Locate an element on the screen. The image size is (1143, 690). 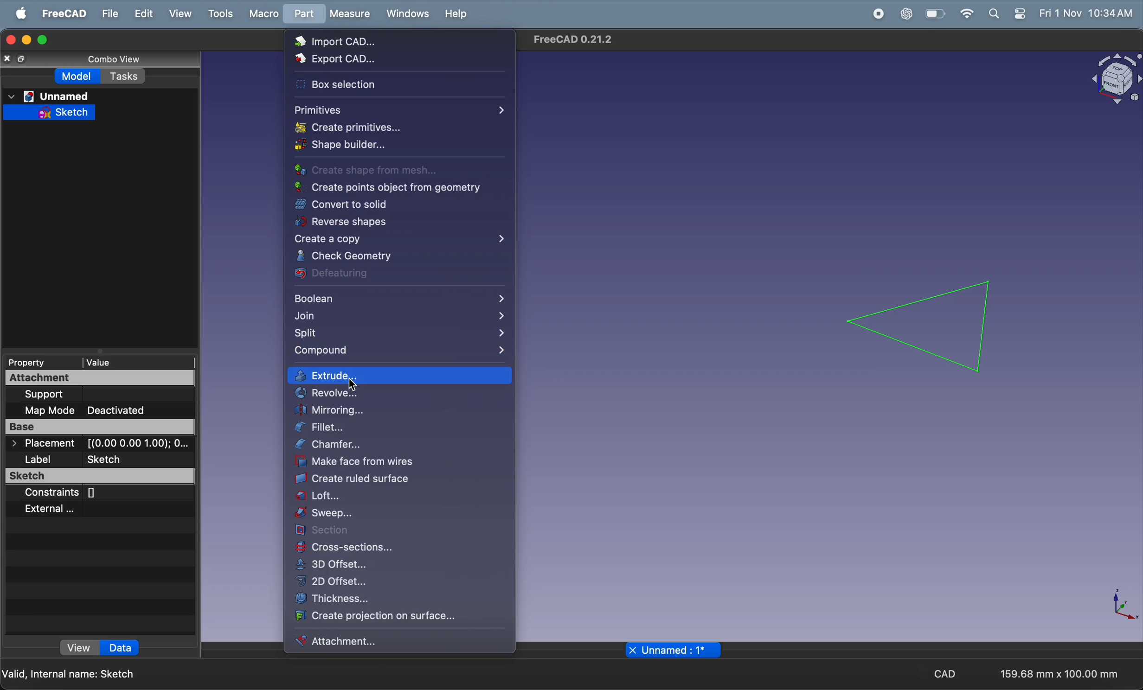
2d trainagle is located at coordinates (923, 325).